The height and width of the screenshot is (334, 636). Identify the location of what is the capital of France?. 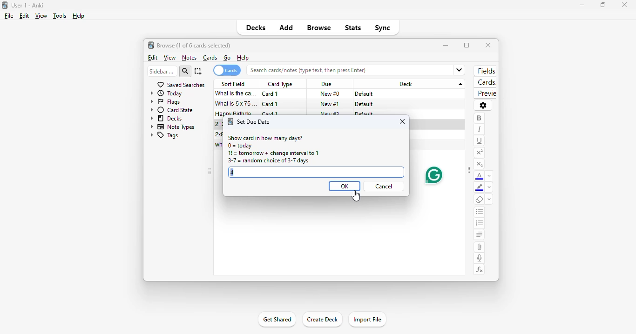
(236, 94).